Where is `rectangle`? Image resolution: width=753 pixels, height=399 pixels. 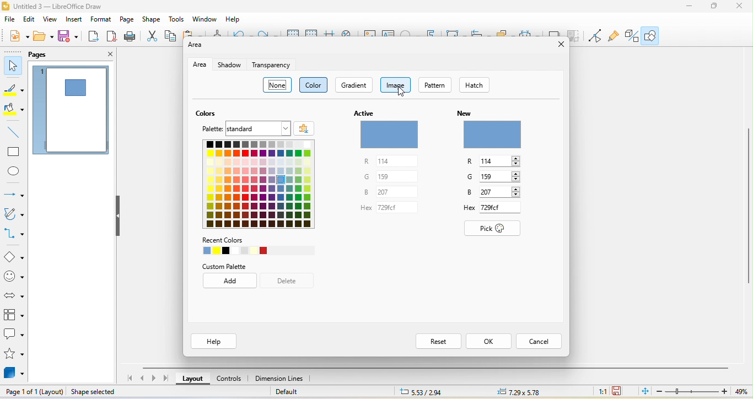 rectangle is located at coordinates (13, 152).